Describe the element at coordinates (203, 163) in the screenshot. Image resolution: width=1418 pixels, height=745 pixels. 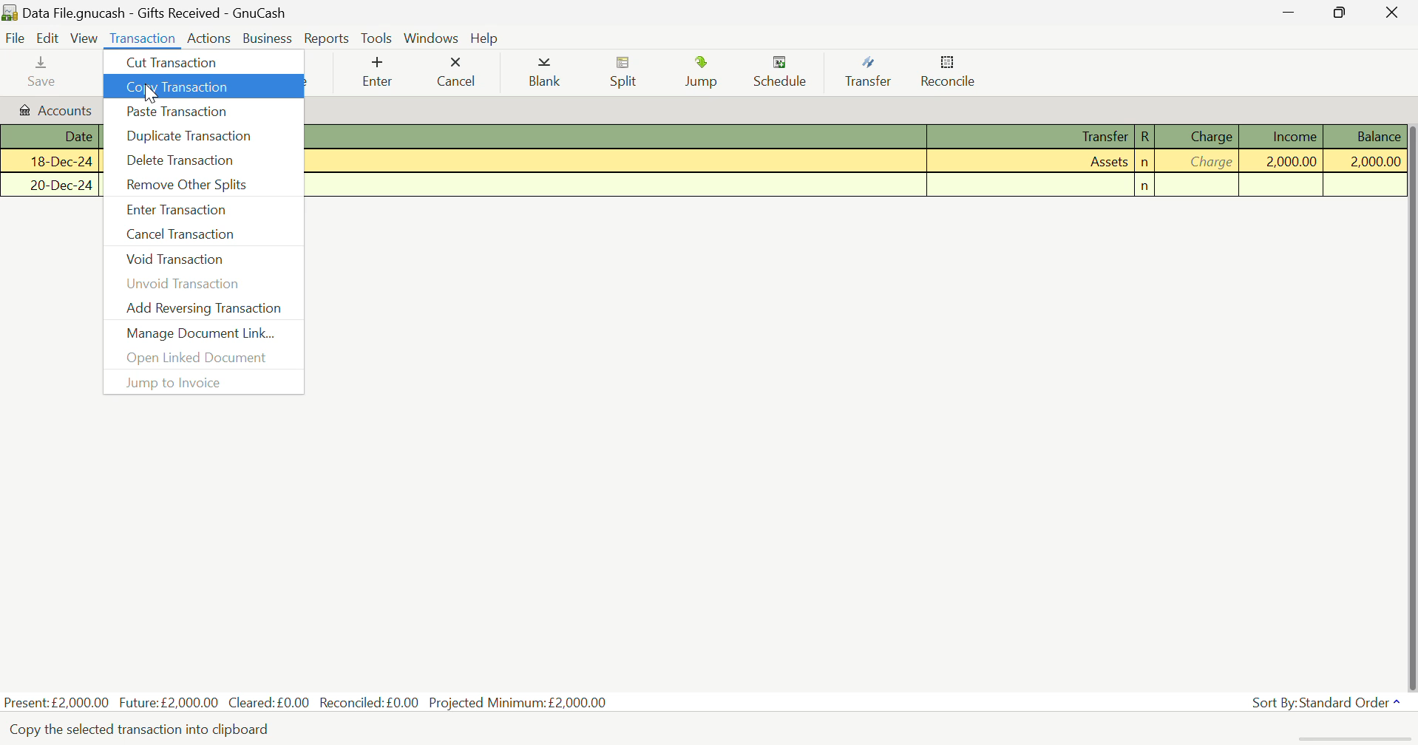
I see `Delete Transaction` at that location.